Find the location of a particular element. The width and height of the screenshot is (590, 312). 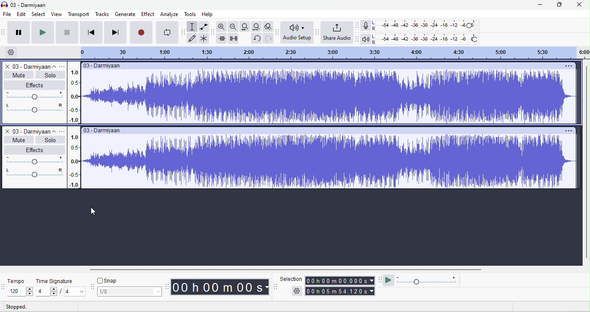

redo is located at coordinates (269, 38).